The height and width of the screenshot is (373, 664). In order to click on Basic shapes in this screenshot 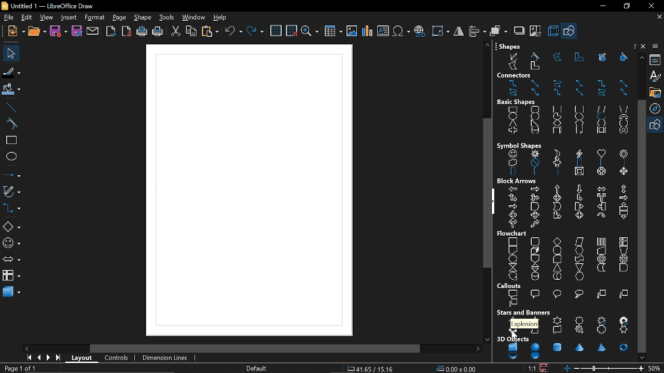, I will do `click(563, 117)`.